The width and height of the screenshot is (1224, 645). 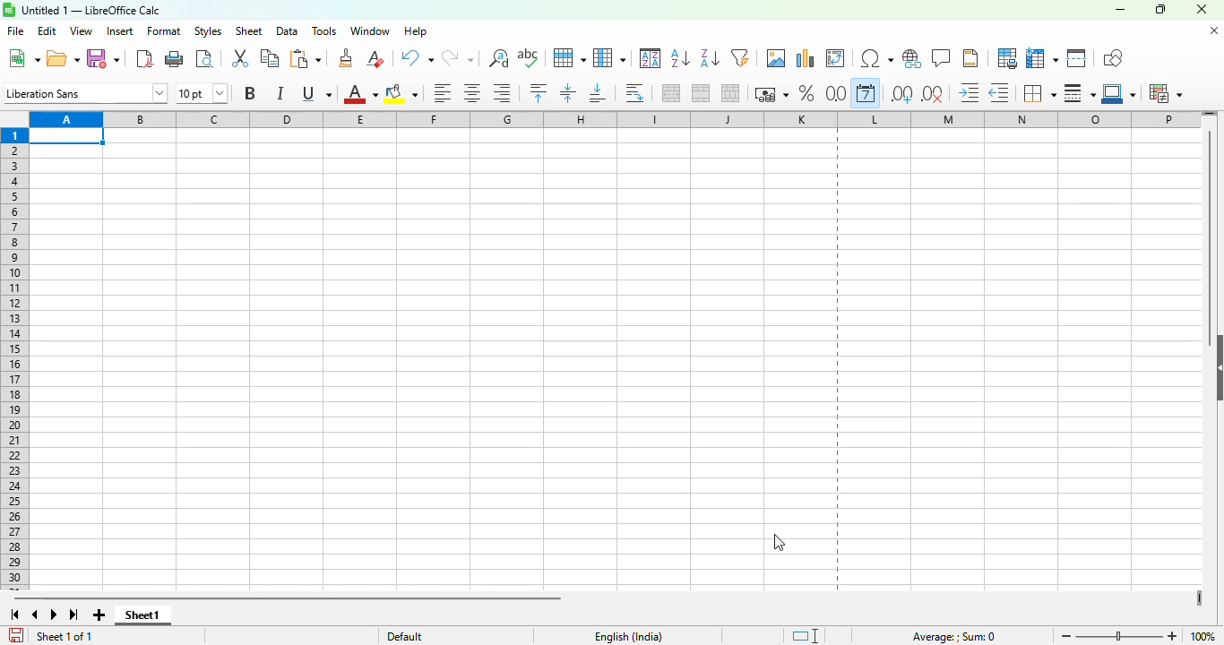 I want to click on decrease indent, so click(x=999, y=93).